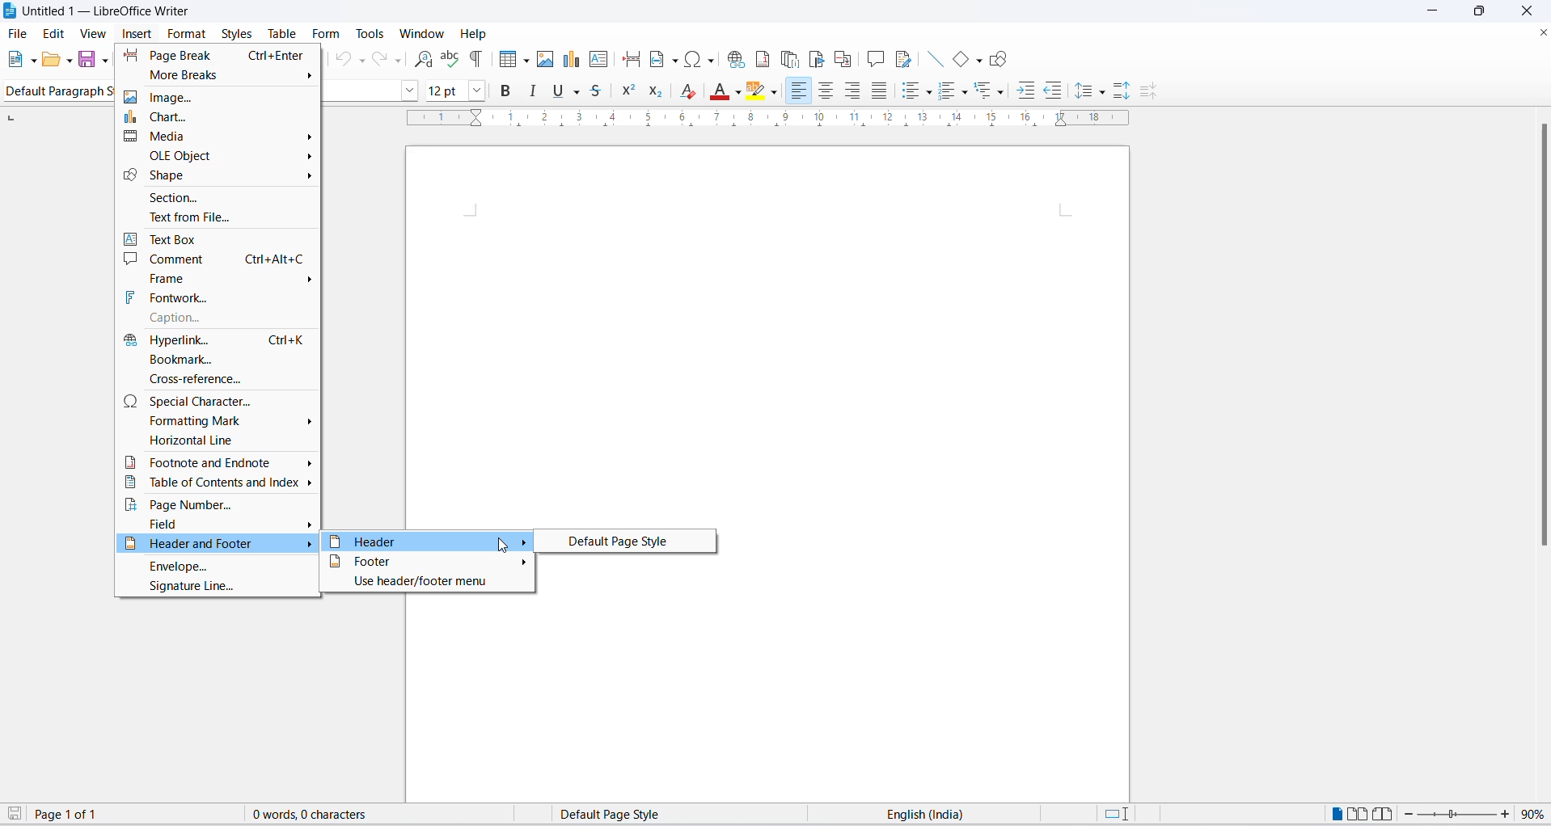  Describe the element at coordinates (218, 461) in the screenshot. I see `footnote and endnote` at that location.